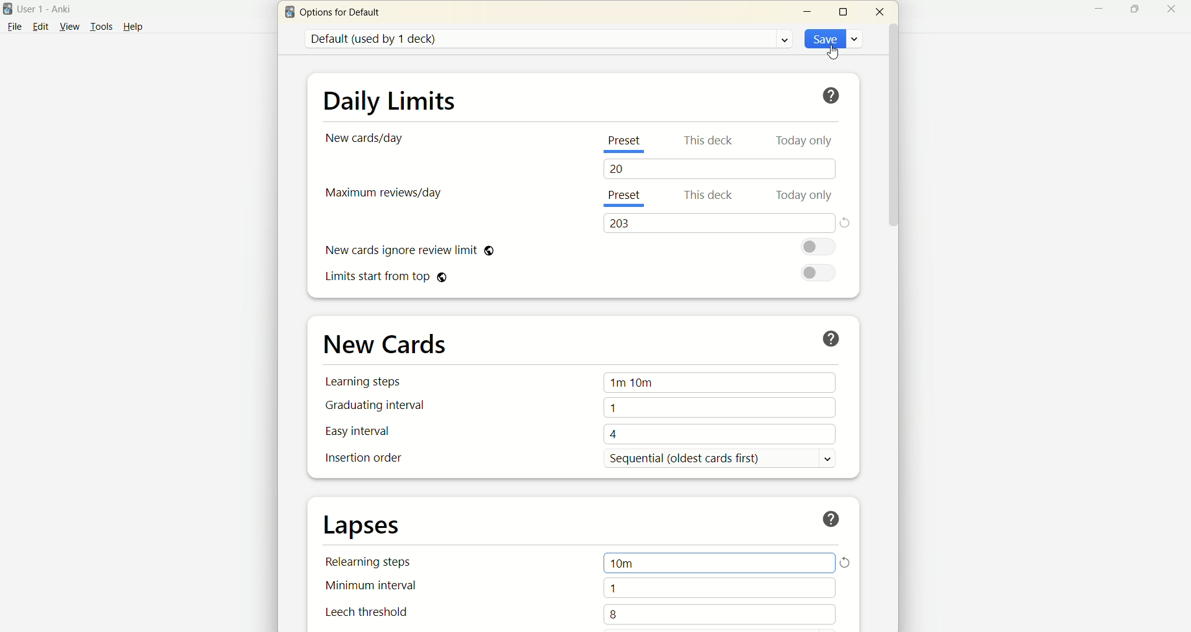 This screenshot has width=1191, height=632. Describe the element at coordinates (364, 527) in the screenshot. I see `lapses` at that location.